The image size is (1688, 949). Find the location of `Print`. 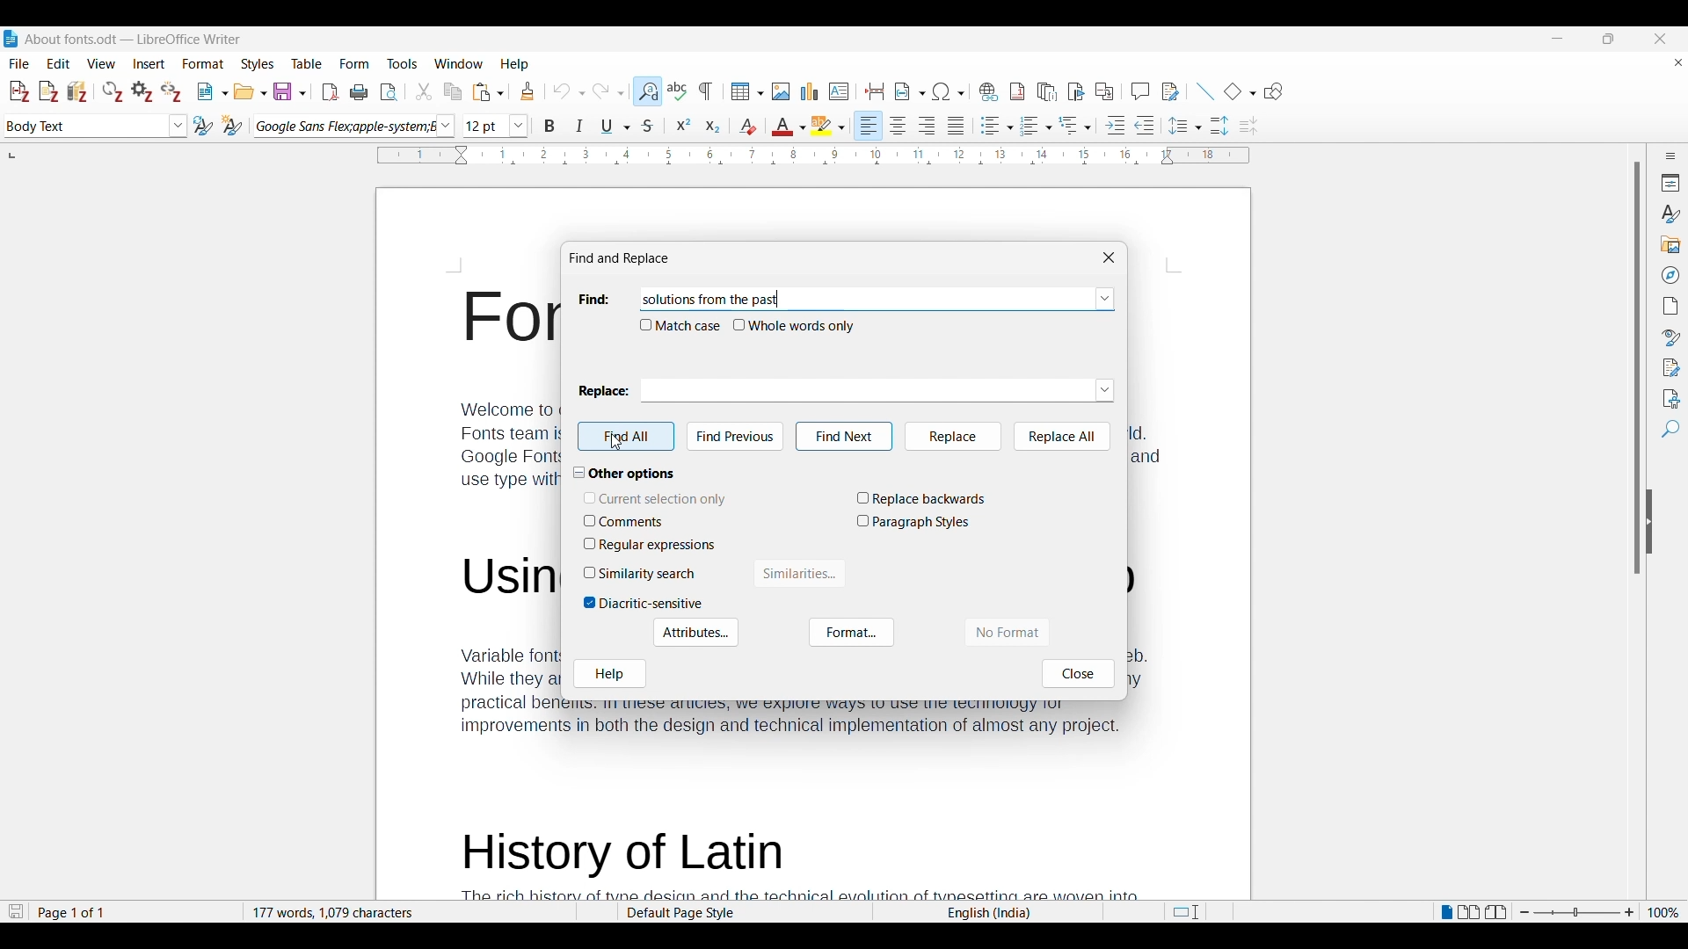

Print is located at coordinates (359, 91).